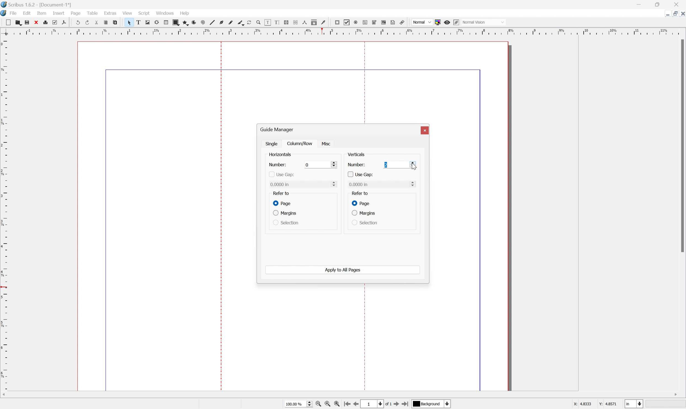  Describe the element at coordinates (384, 22) in the screenshot. I see `pdf list box` at that location.